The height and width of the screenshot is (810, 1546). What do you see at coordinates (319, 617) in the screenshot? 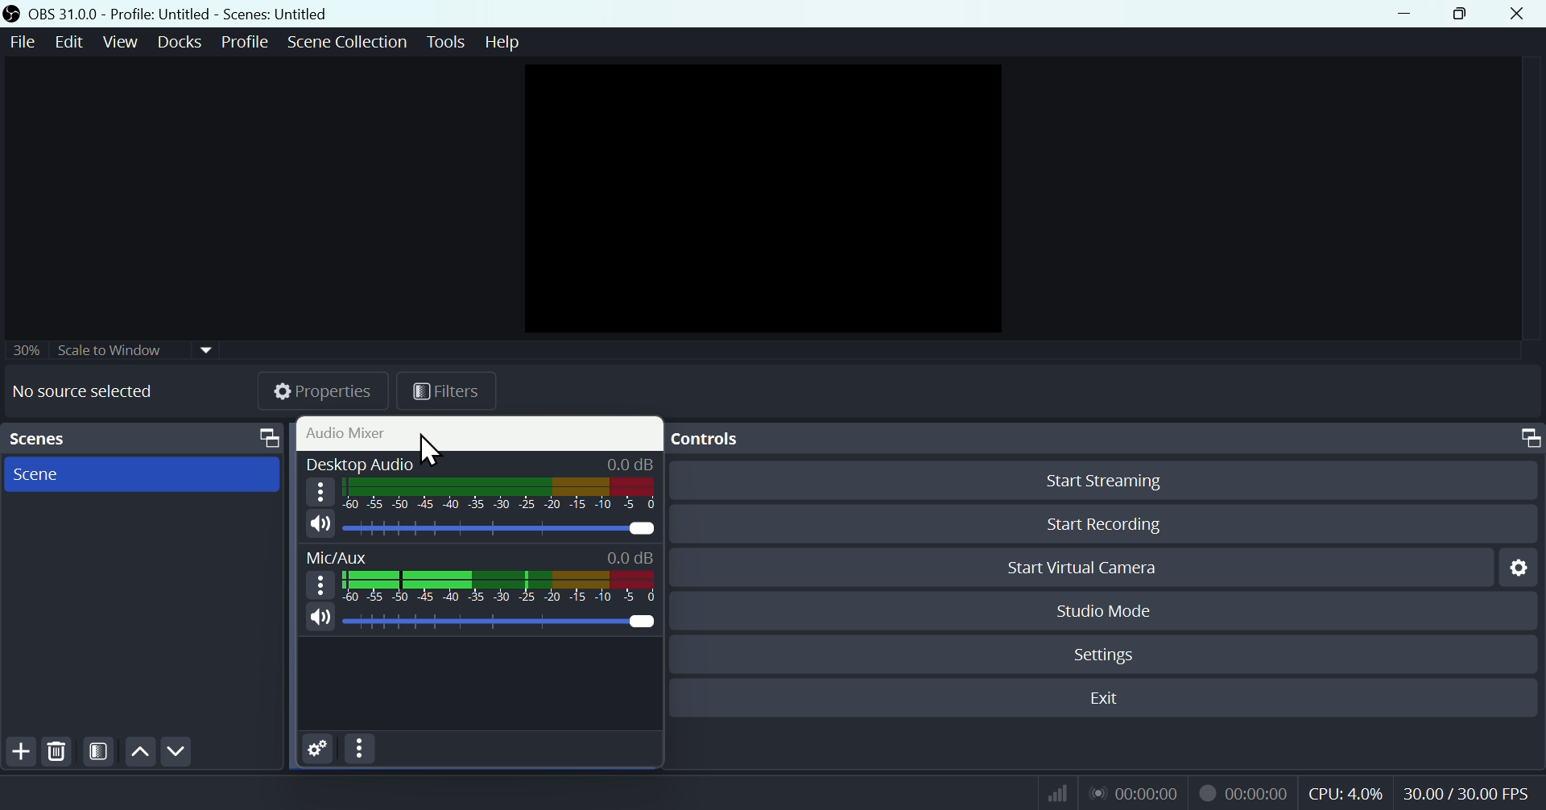
I see `(un)mute` at bounding box center [319, 617].